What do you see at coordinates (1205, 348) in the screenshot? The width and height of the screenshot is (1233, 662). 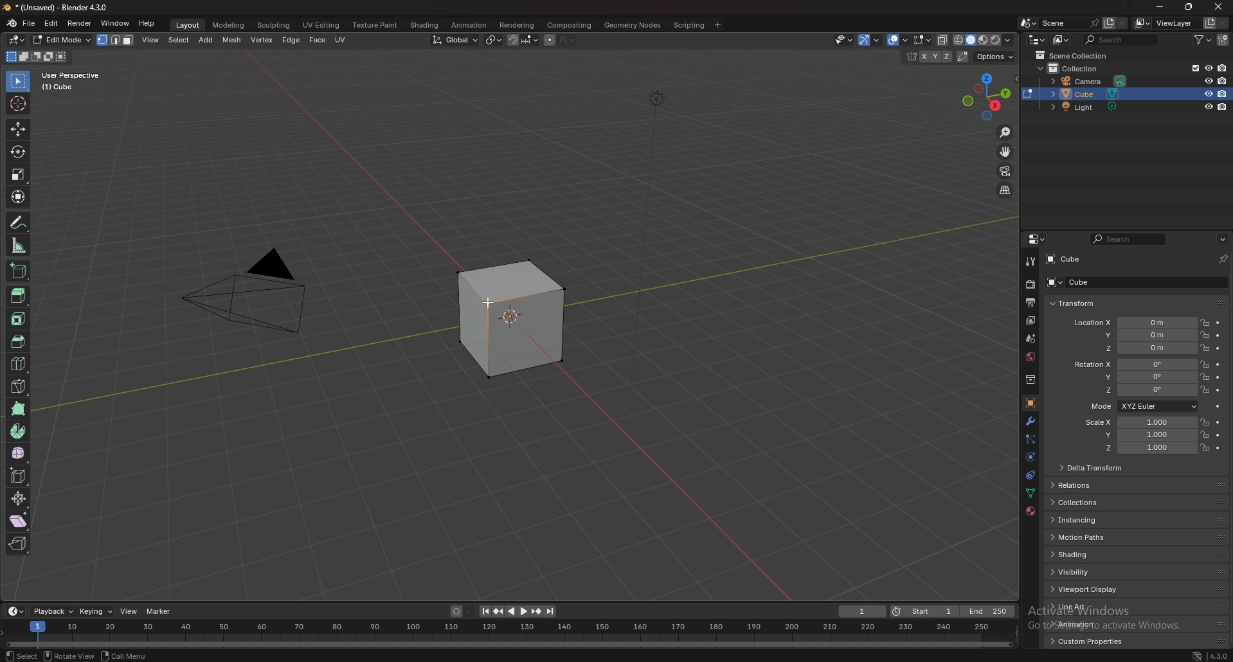 I see `lock location` at bounding box center [1205, 348].